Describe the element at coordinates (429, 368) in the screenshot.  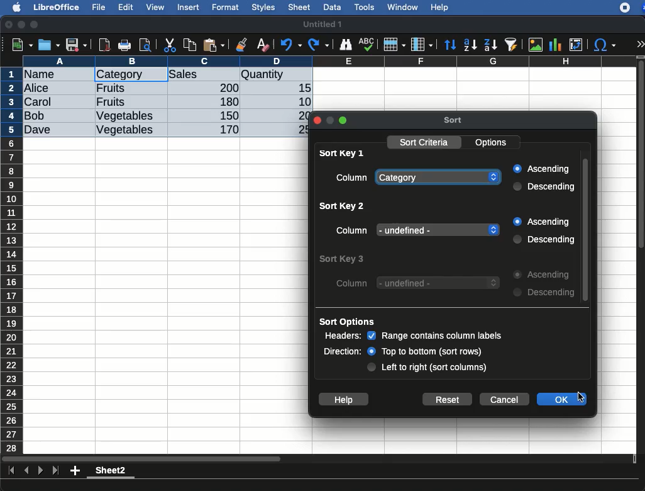
I see `left to right (sort columns)` at that location.